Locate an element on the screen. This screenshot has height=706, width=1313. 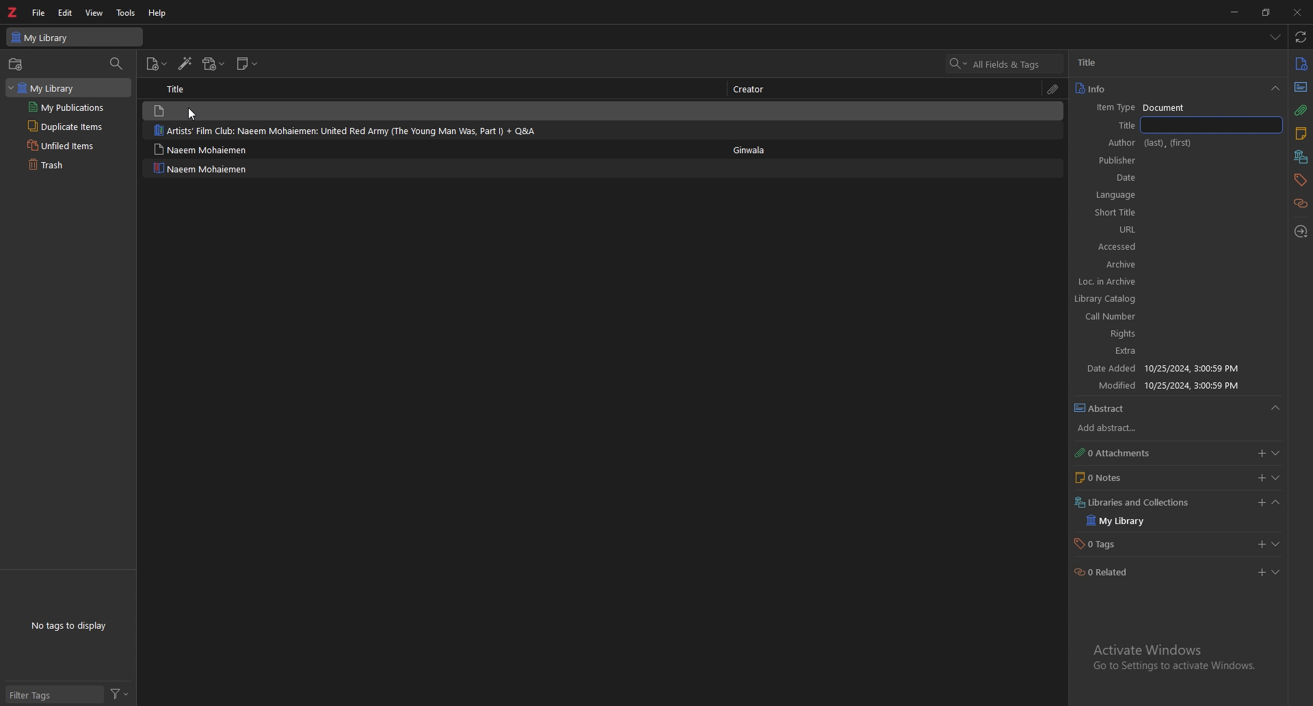
locate is located at coordinates (1302, 231).